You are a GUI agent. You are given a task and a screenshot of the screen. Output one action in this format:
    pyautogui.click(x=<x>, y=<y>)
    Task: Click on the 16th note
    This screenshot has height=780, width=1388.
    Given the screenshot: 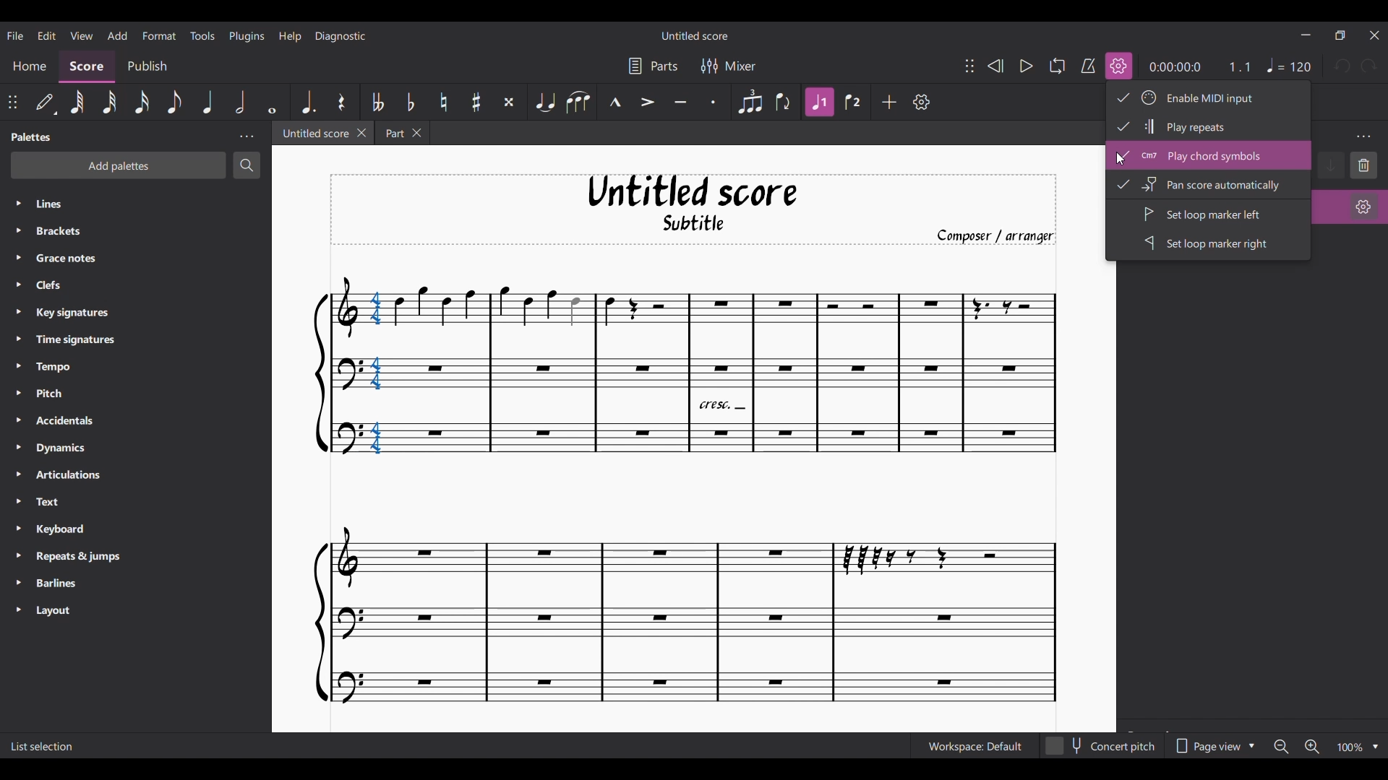 What is the action you would take?
    pyautogui.click(x=142, y=103)
    